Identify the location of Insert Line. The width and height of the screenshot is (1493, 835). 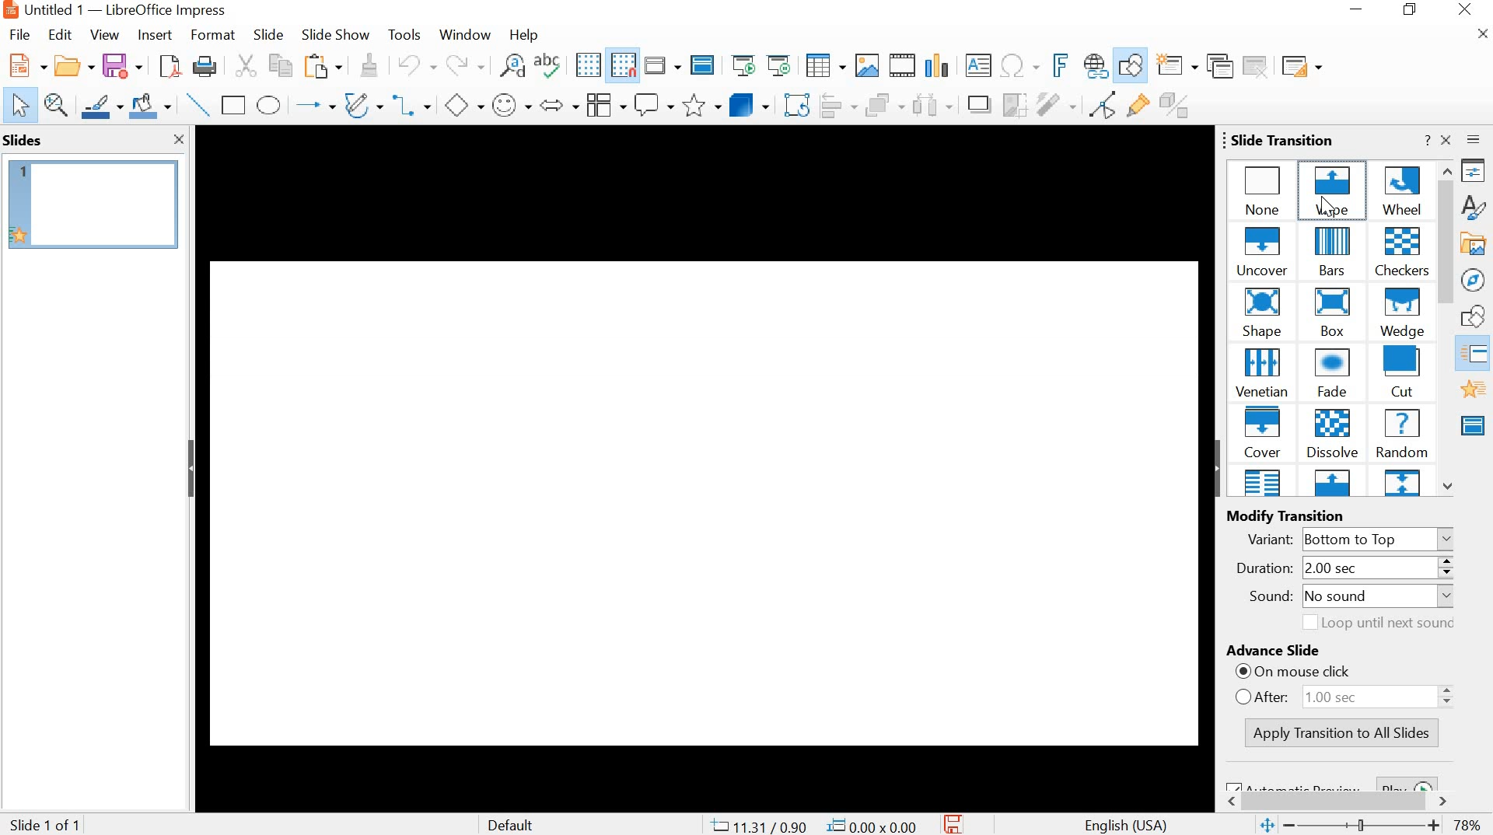
(197, 104).